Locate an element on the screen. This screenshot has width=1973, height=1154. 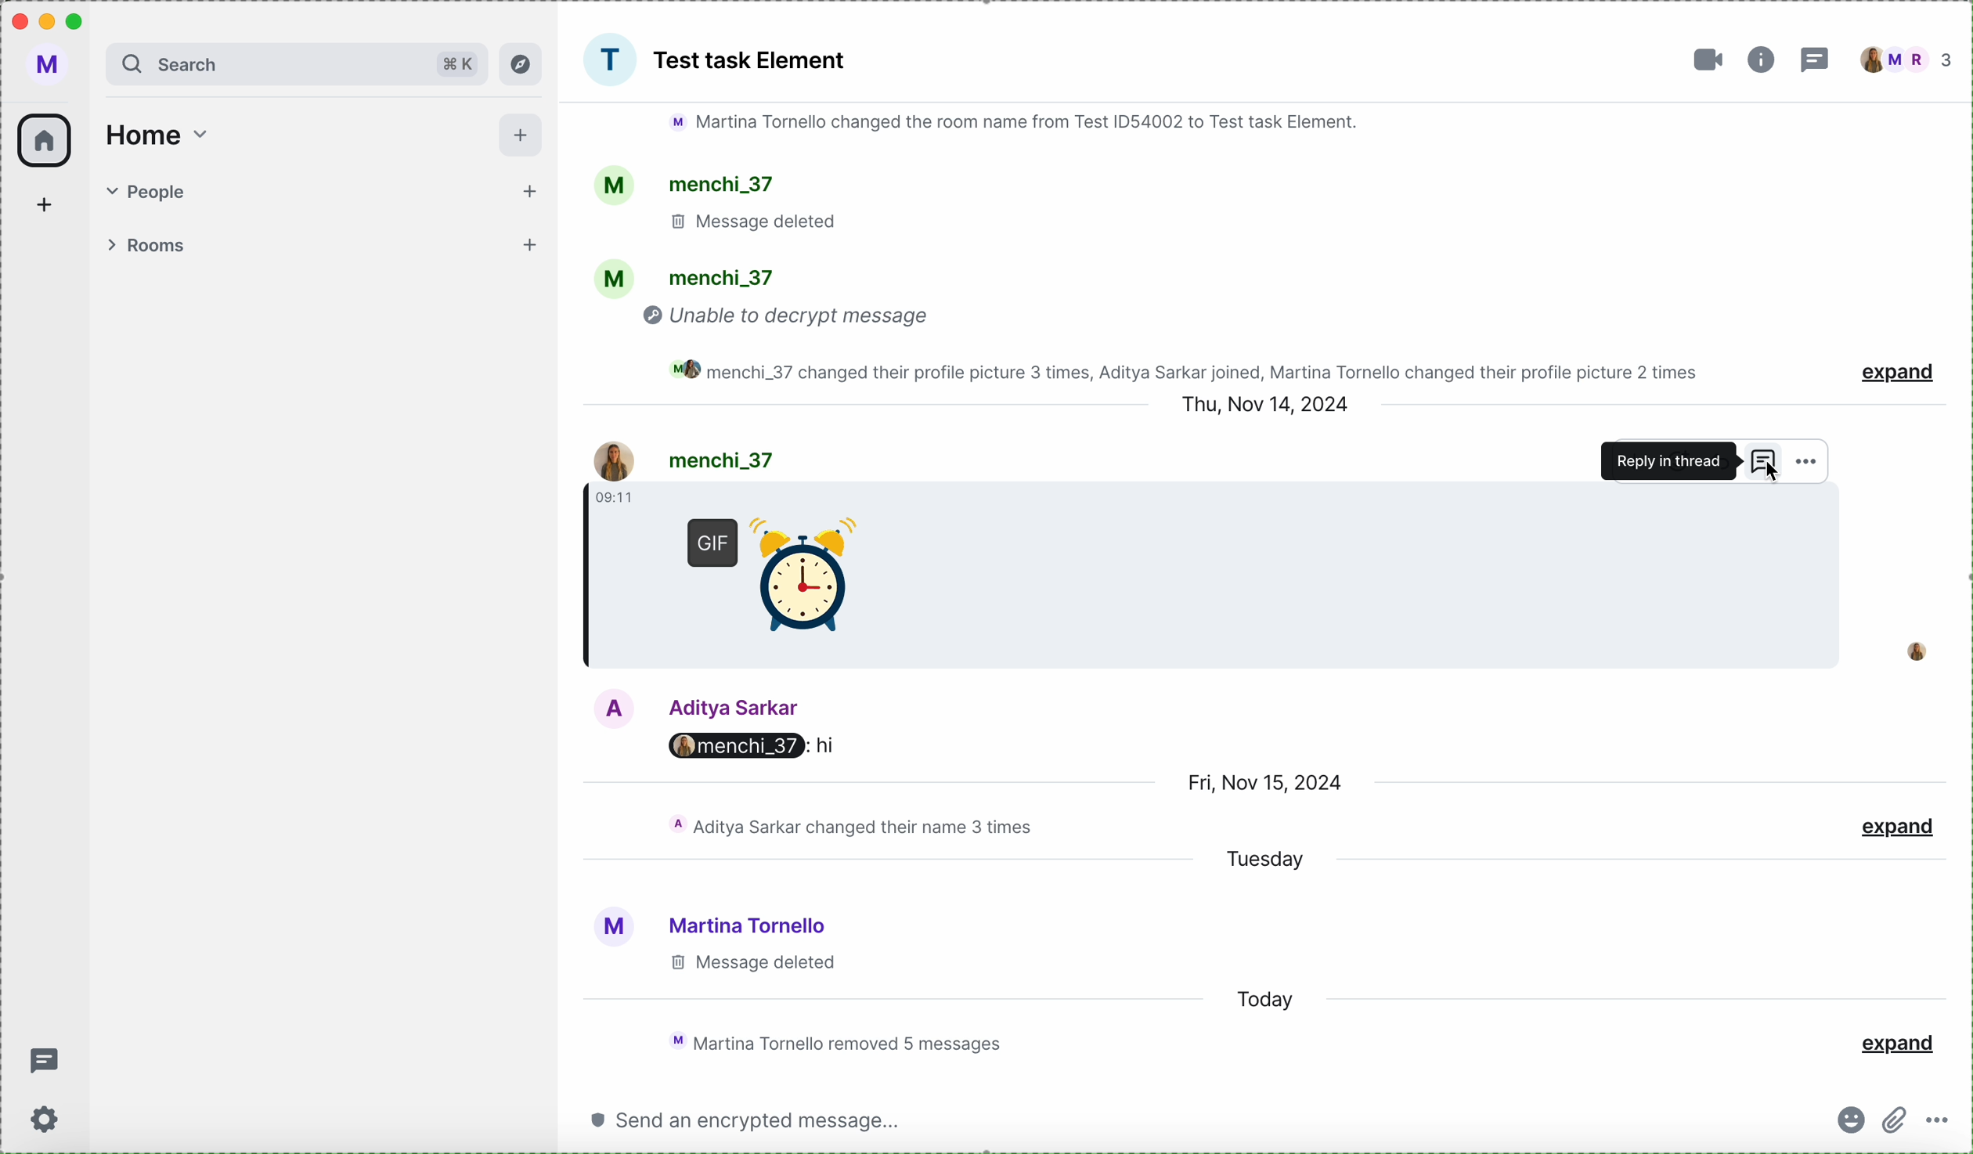
cursor is located at coordinates (1768, 481).